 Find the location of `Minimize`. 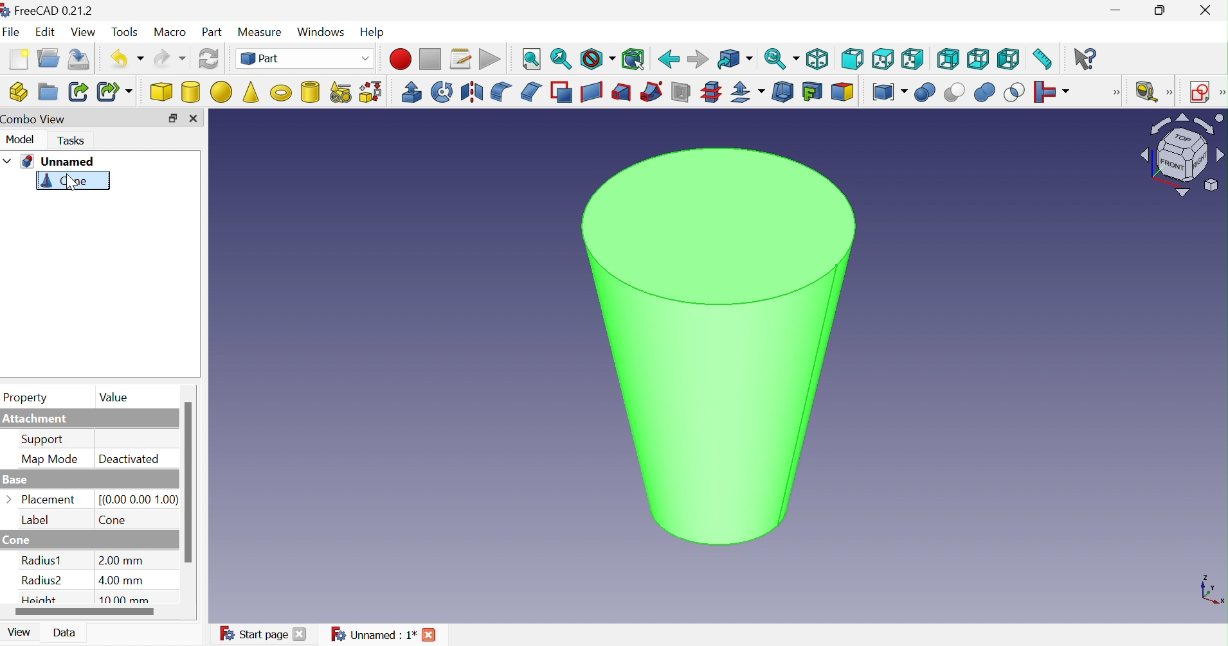

Minimize is located at coordinates (1116, 11).